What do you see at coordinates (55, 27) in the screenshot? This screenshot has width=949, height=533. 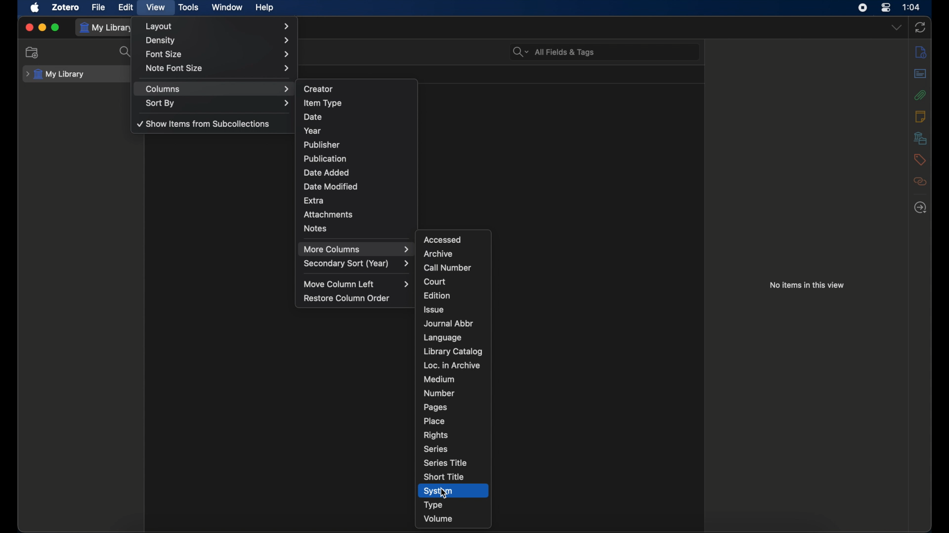 I see `maximize` at bounding box center [55, 27].